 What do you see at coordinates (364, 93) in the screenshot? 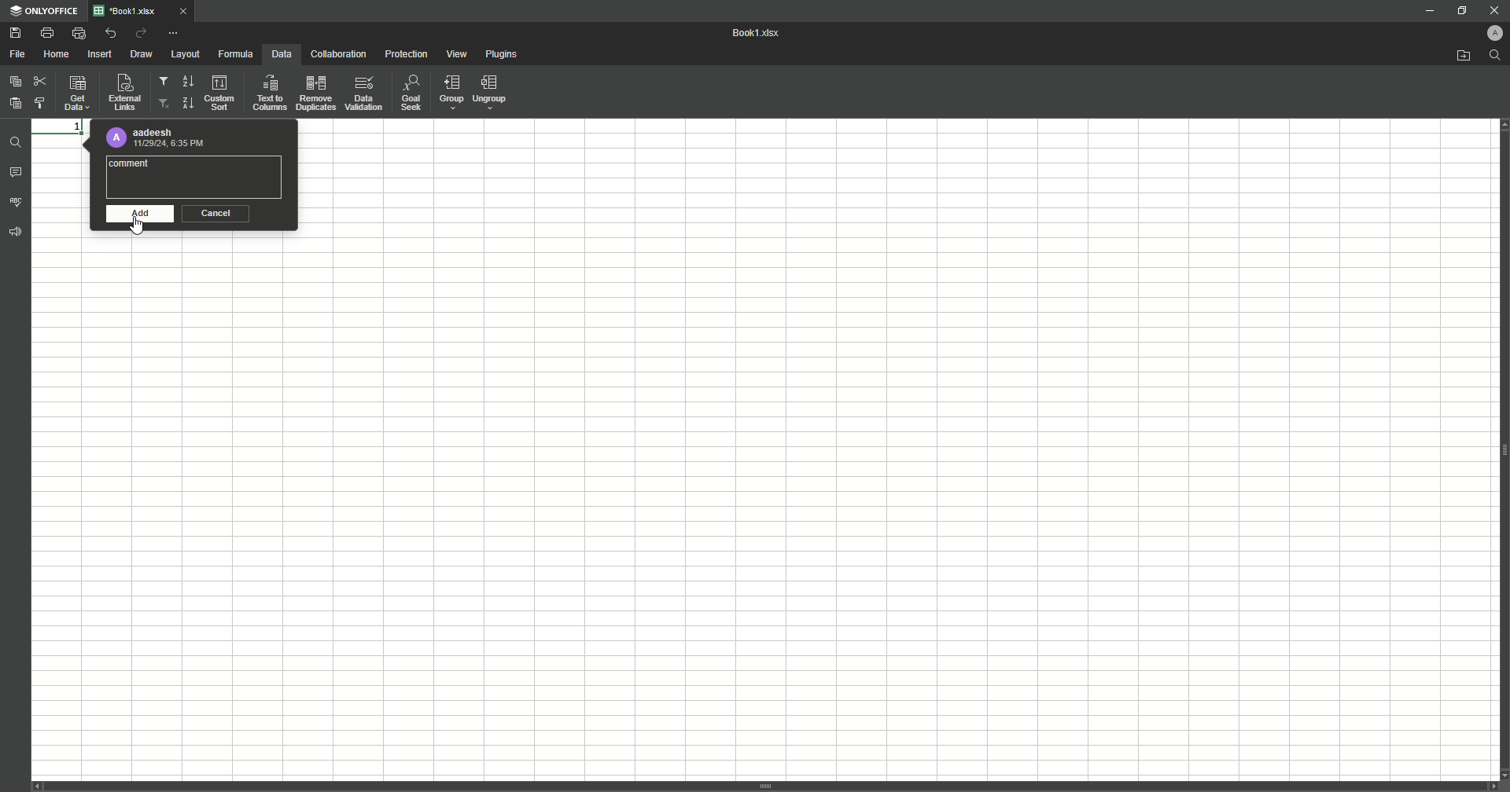
I see `Data Validation` at bounding box center [364, 93].